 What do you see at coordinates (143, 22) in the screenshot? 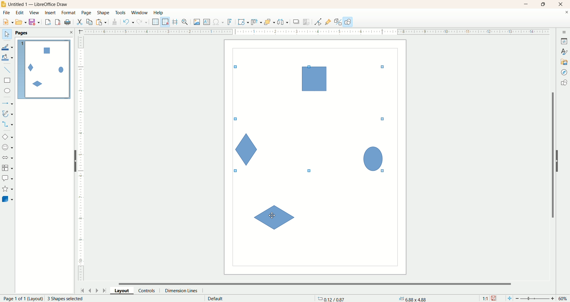
I see `redo` at bounding box center [143, 22].